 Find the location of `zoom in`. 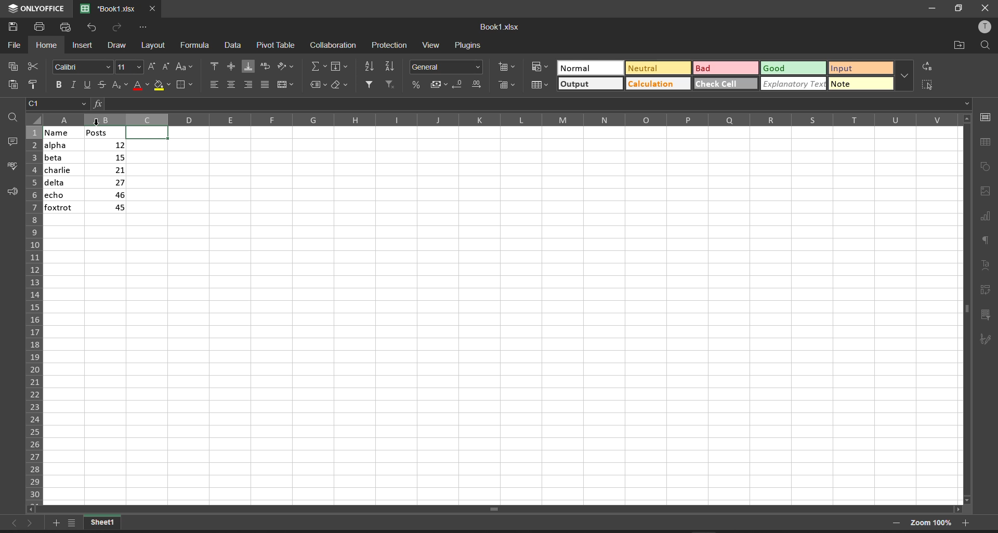

zoom in is located at coordinates (967, 522).